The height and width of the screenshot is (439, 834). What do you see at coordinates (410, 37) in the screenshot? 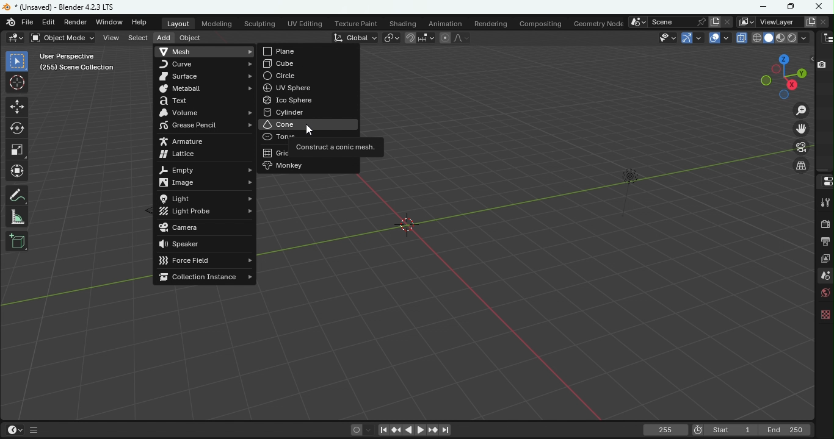
I see `Snap` at bounding box center [410, 37].